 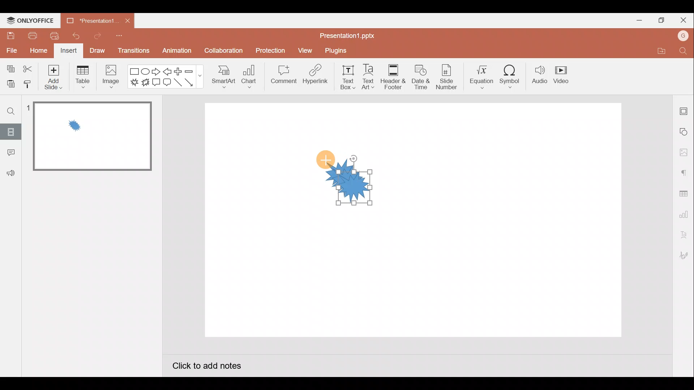 What do you see at coordinates (191, 83) in the screenshot?
I see `Arrow` at bounding box center [191, 83].